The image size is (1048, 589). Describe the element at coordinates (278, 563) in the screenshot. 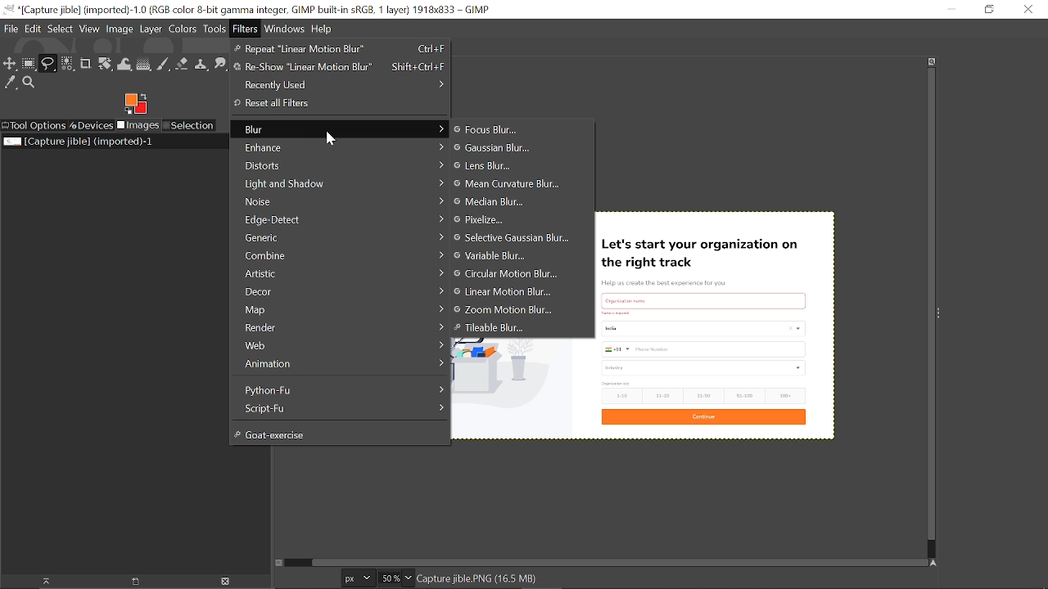

I see `Toggle quick mask on/off` at that location.